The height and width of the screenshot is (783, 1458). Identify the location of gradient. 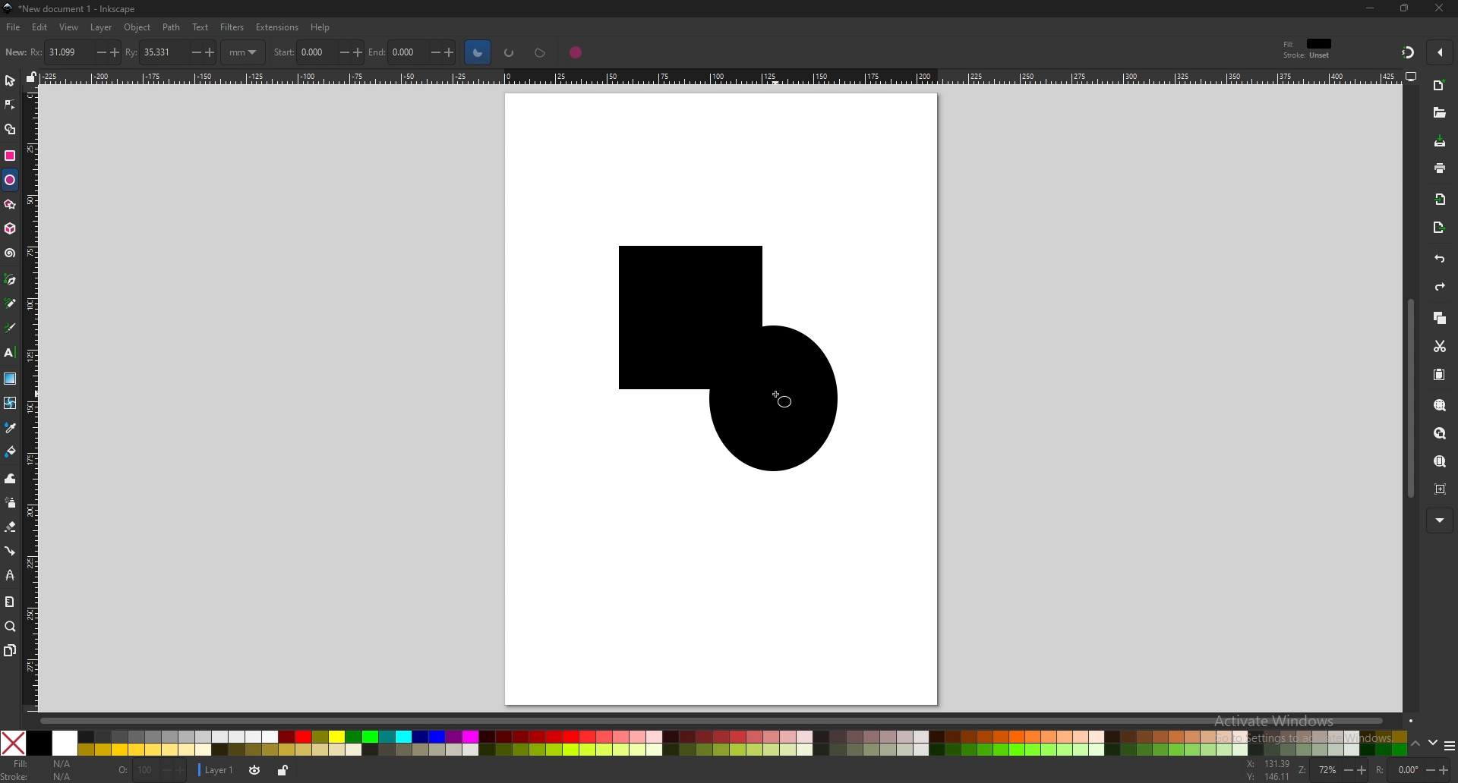
(10, 379).